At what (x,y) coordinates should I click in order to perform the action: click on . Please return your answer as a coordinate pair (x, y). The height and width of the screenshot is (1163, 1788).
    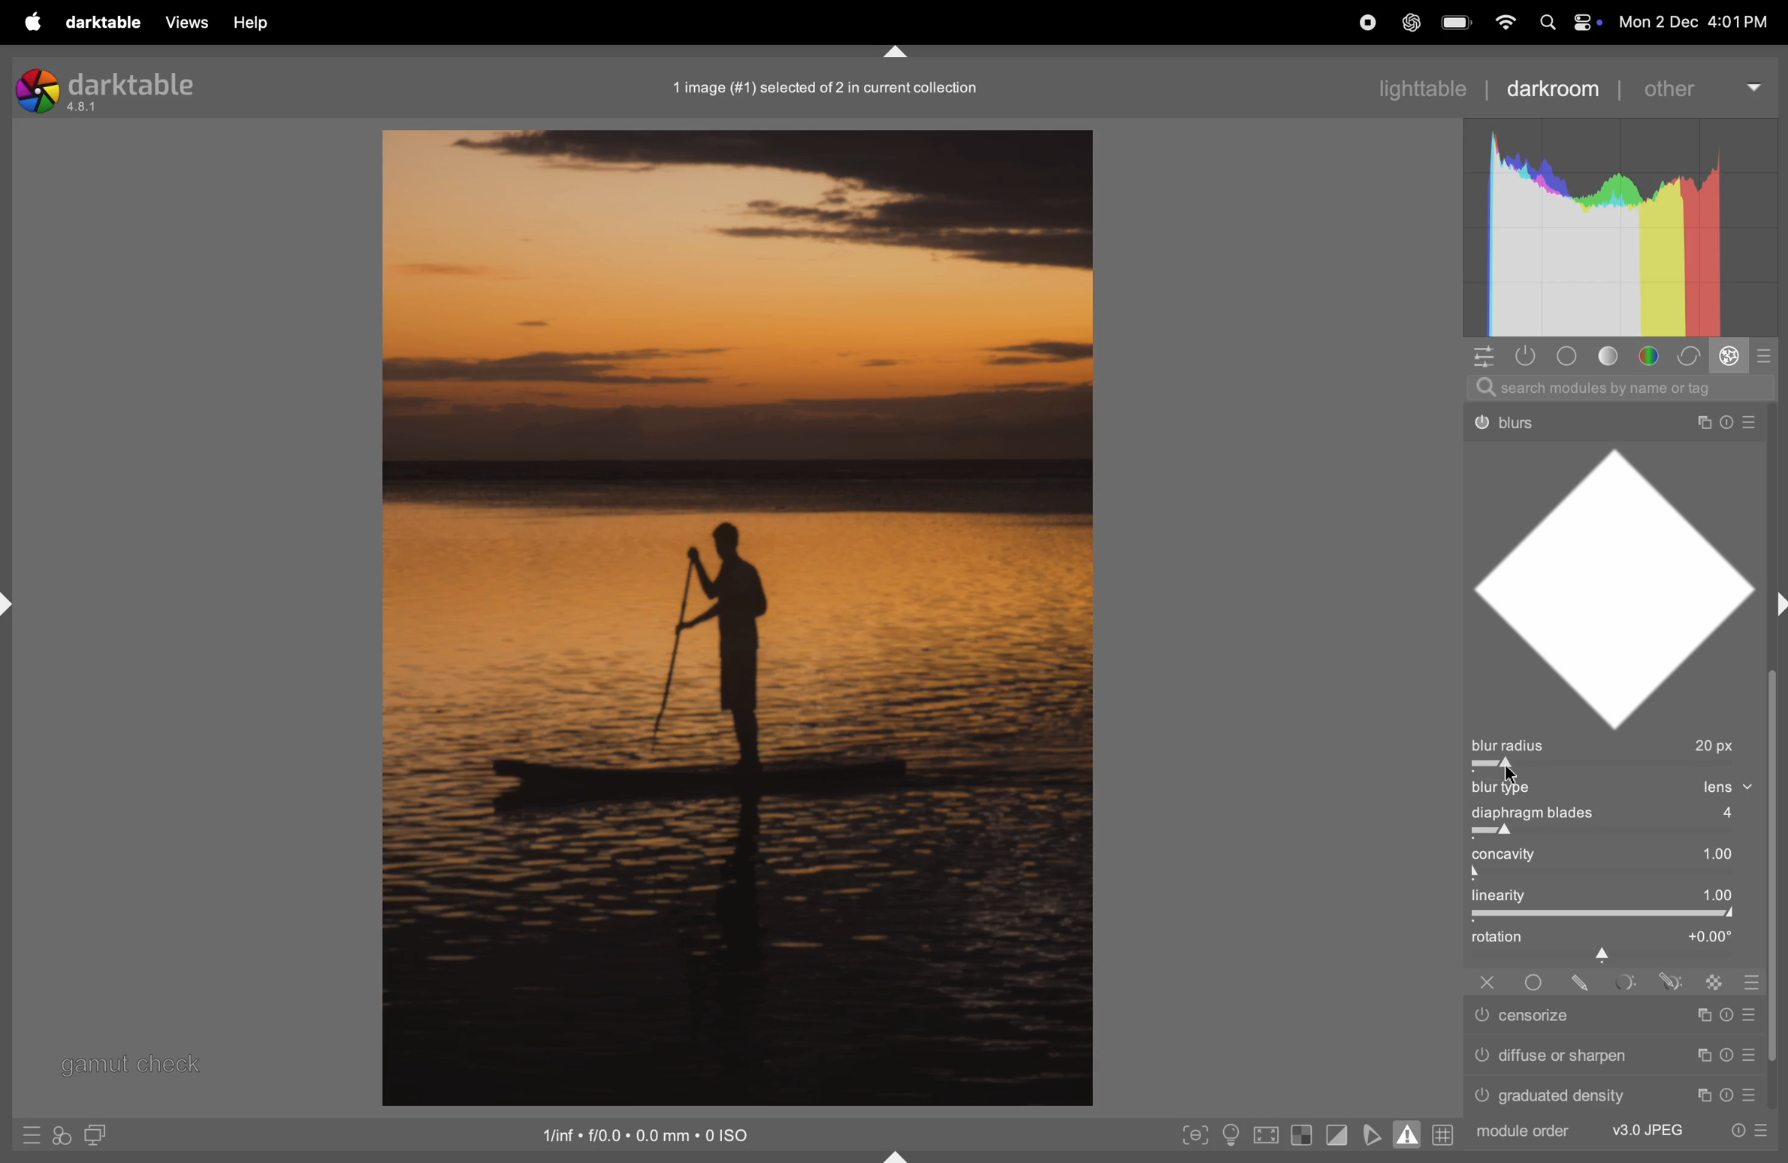
    Looking at the image, I should click on (1673, 981).